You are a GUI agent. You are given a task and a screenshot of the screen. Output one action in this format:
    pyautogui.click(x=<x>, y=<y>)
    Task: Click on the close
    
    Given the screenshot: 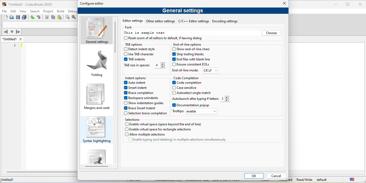 What is the action you would take?
    pyautogui.click(x=360, y=5)
    